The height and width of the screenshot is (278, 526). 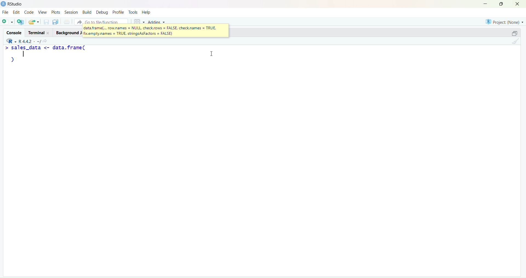 I want to click on Code, so click(x=29, y=12).